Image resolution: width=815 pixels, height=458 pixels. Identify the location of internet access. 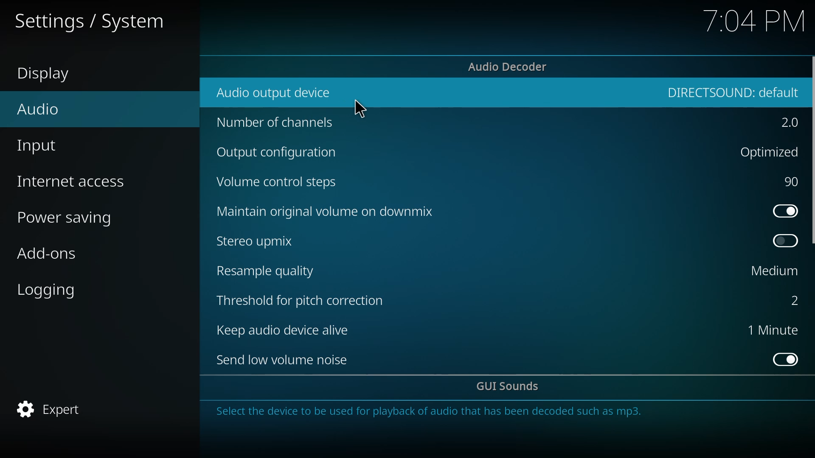
(73, 182).